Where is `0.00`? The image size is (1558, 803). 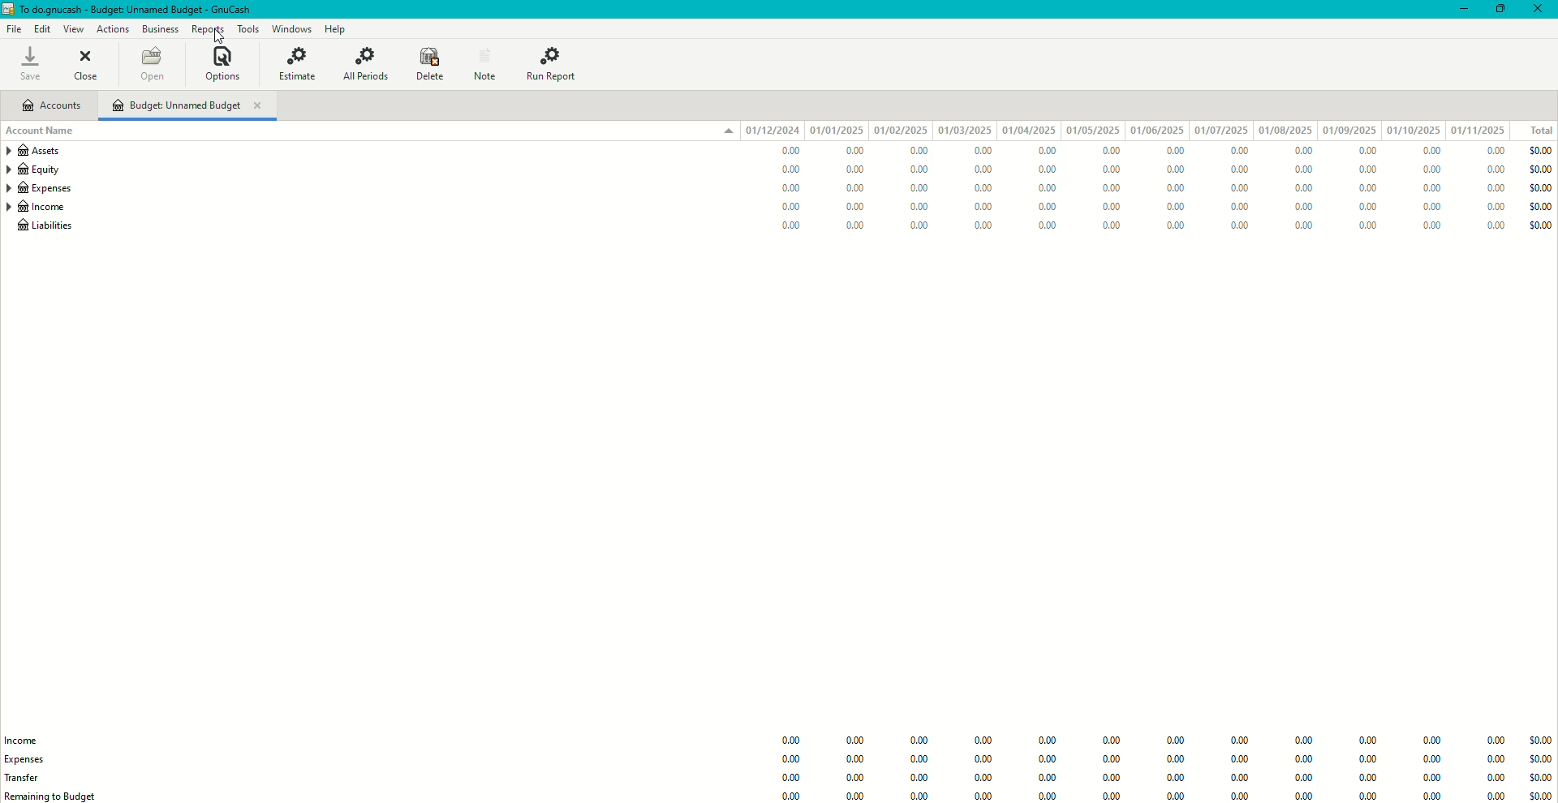 0.00 is located at coordinates (1237, 208).